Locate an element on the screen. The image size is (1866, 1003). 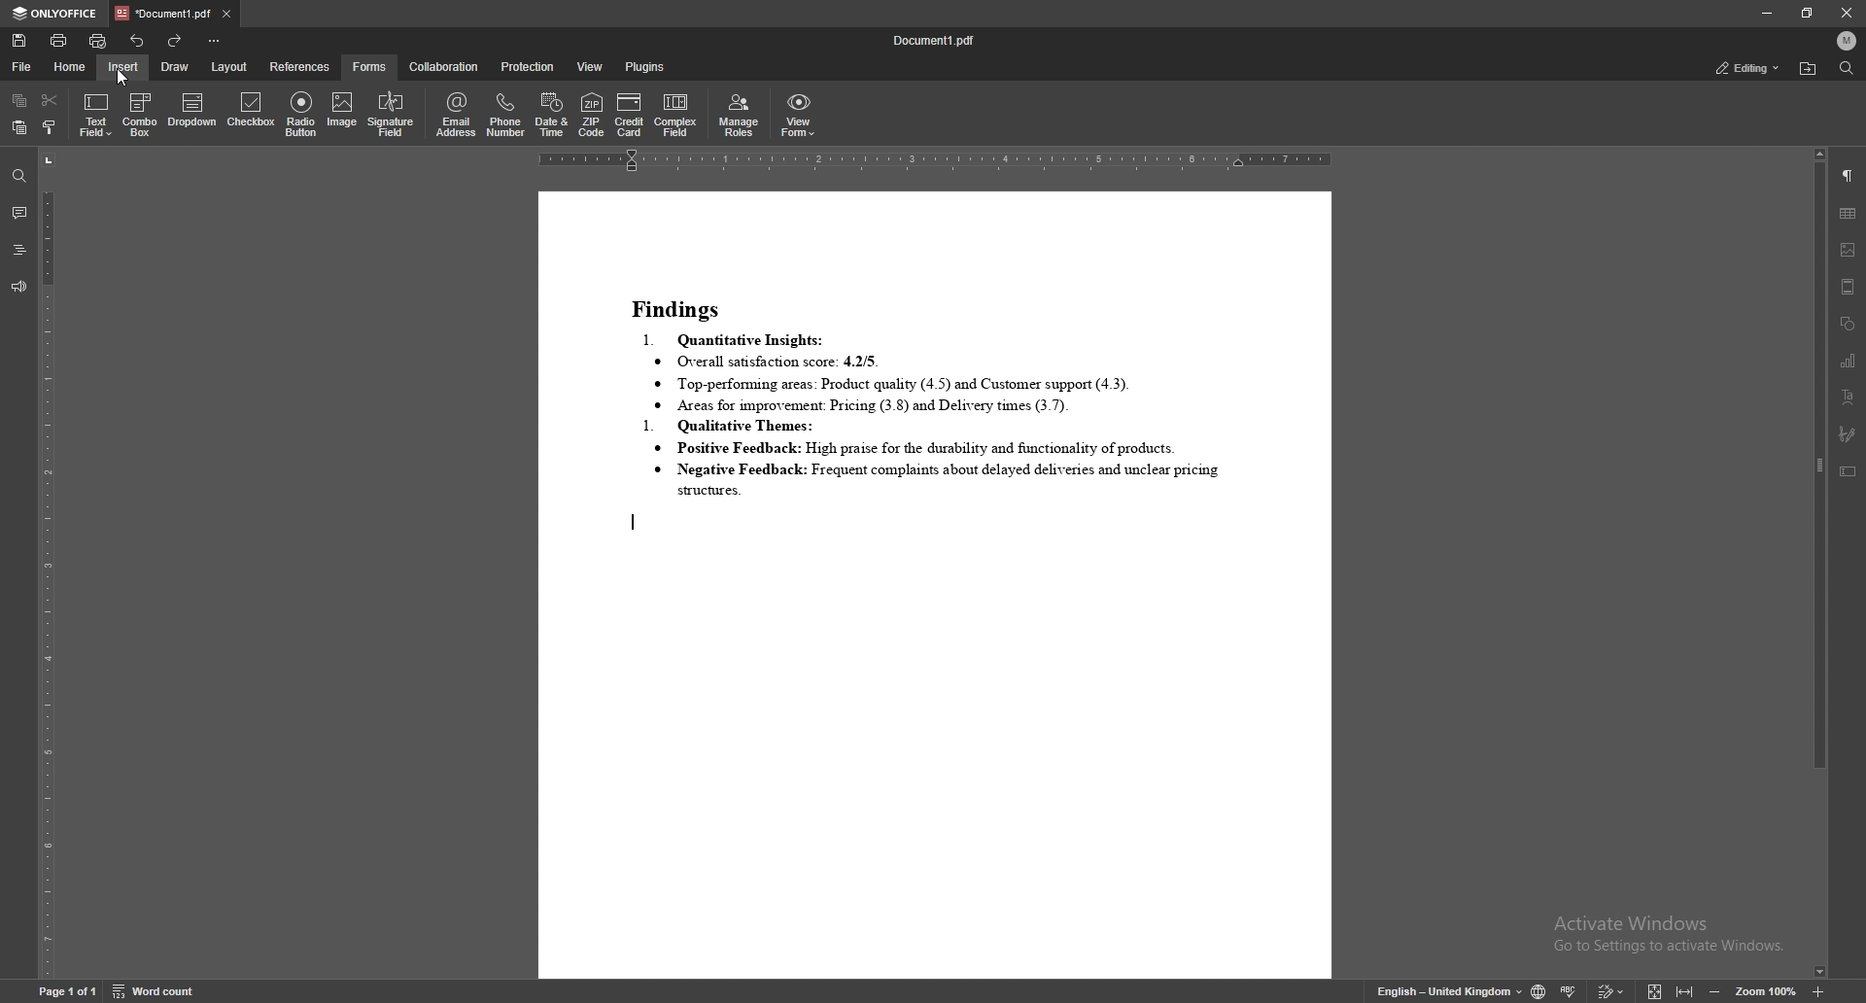
cursor is located at coordinates (127, 76).